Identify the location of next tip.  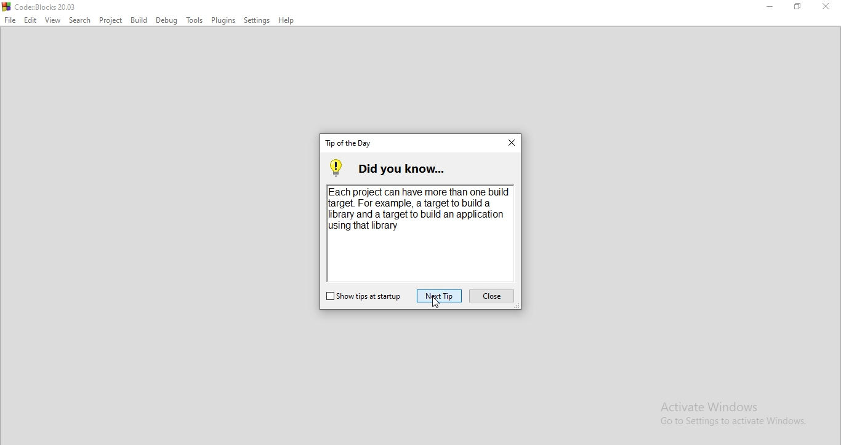
(439, 296).